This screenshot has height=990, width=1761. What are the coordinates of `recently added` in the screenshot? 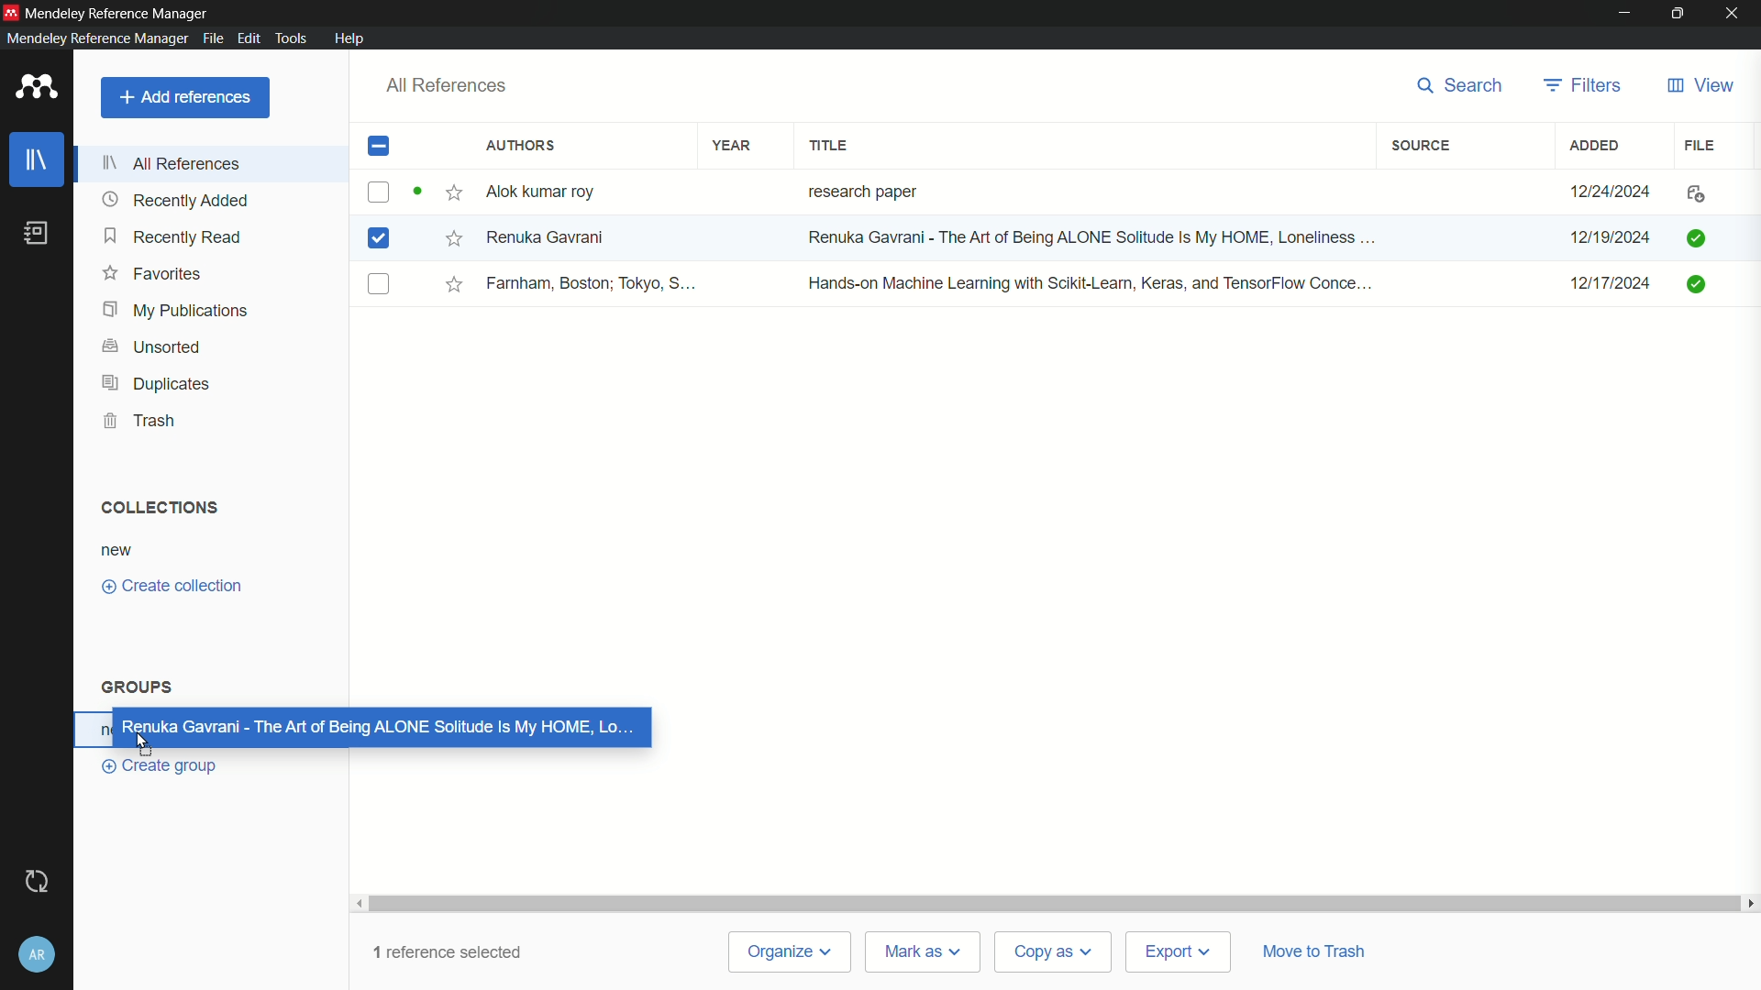 It's located at (176, 200).